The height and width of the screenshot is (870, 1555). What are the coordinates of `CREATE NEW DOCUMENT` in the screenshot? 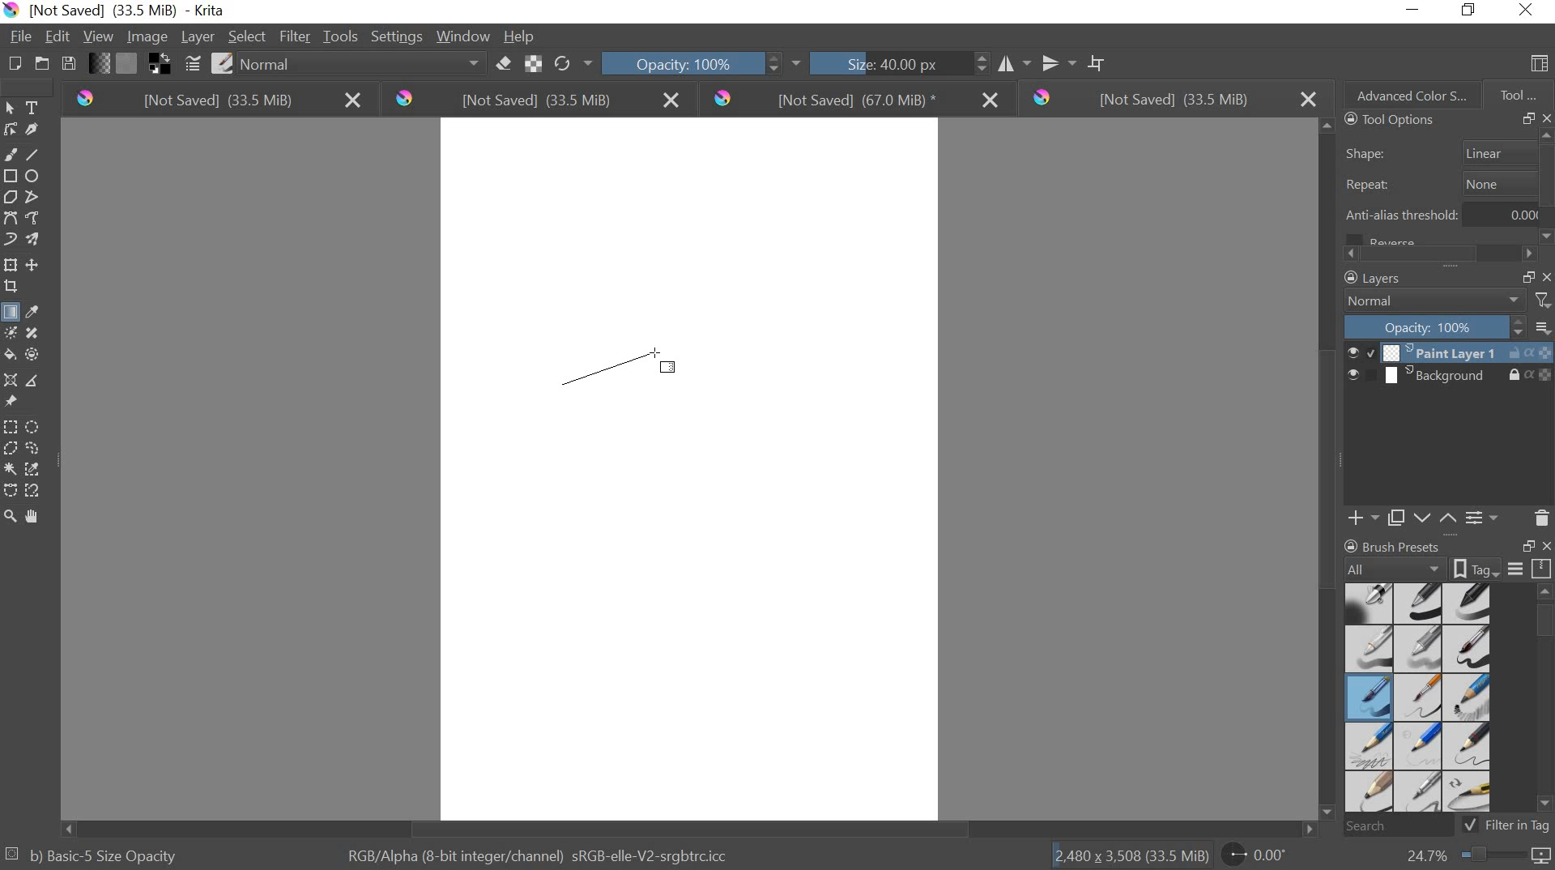 It's located at (11, 64).